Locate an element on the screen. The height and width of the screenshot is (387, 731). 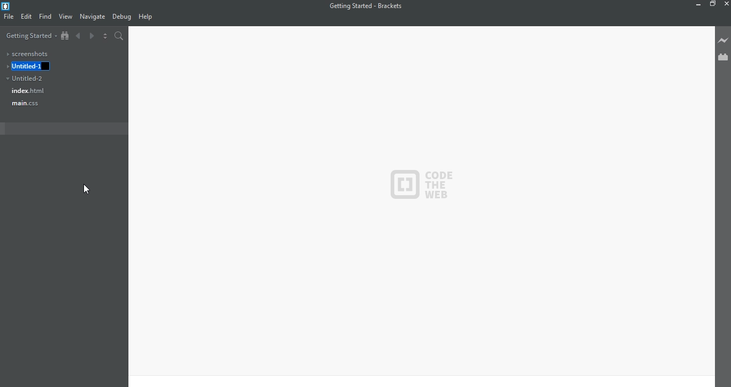
getting started - brackets is located at coordinates (368, 6).